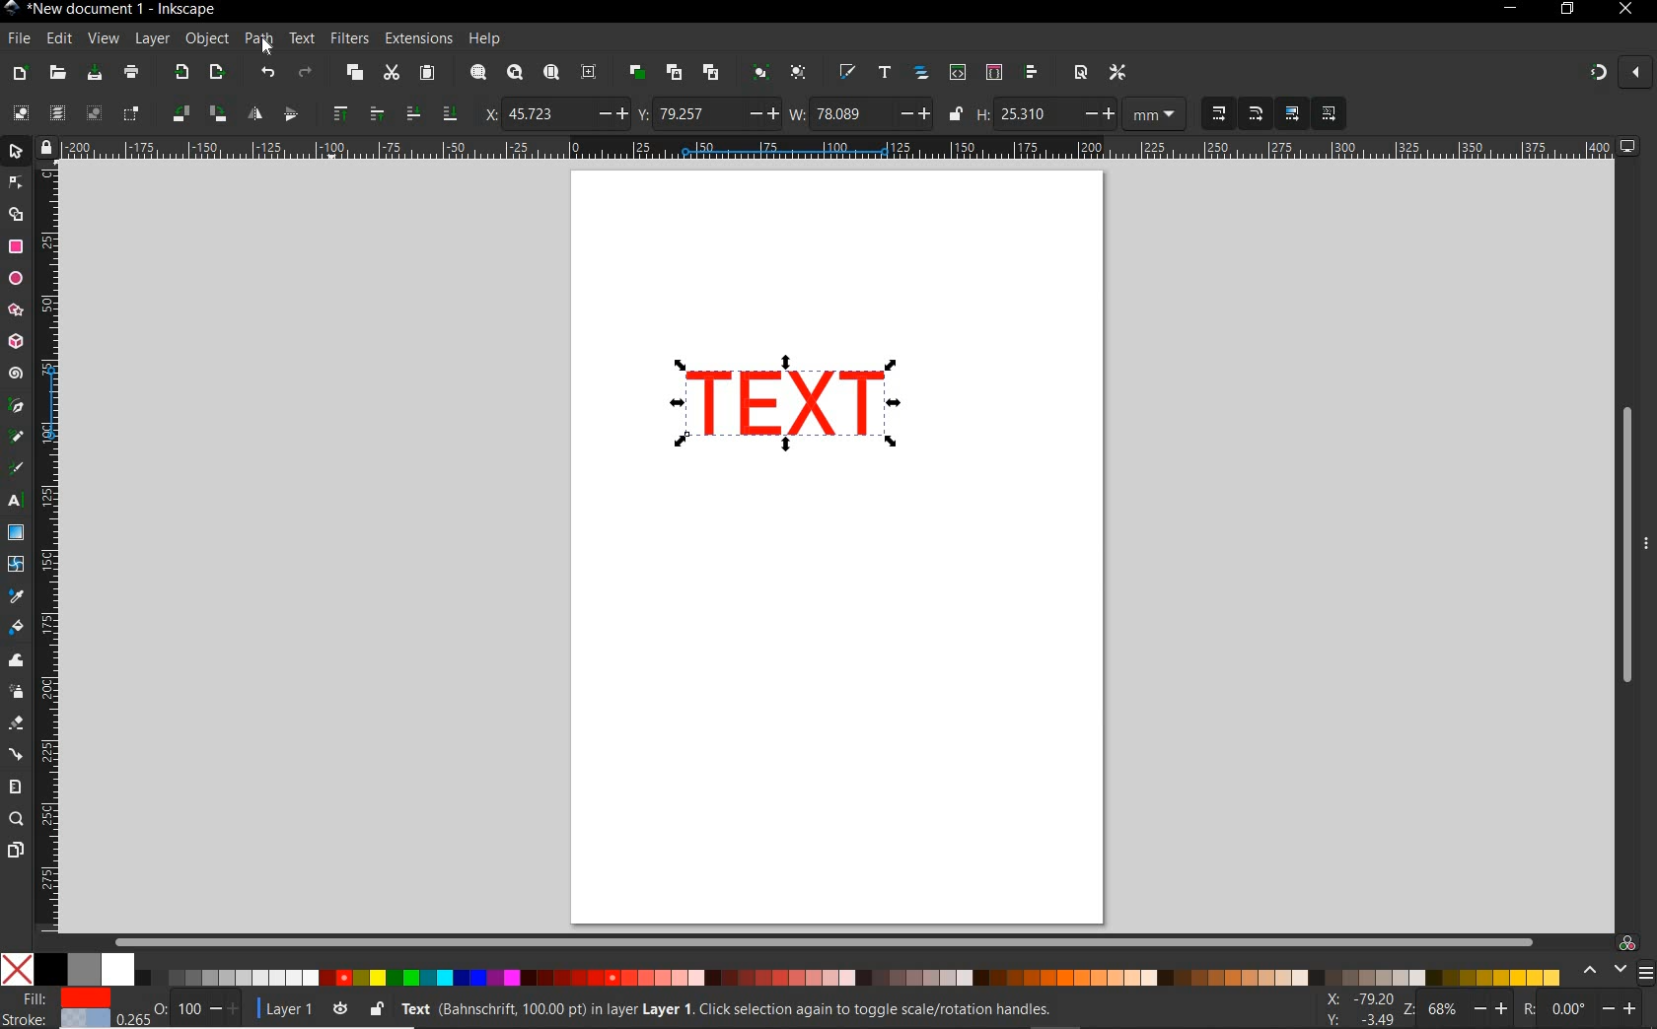 The image size is (1657, 1029). Describe the element at coordinates (674, 71) in the screenshot. I see `CREATE CLONE` at that location.